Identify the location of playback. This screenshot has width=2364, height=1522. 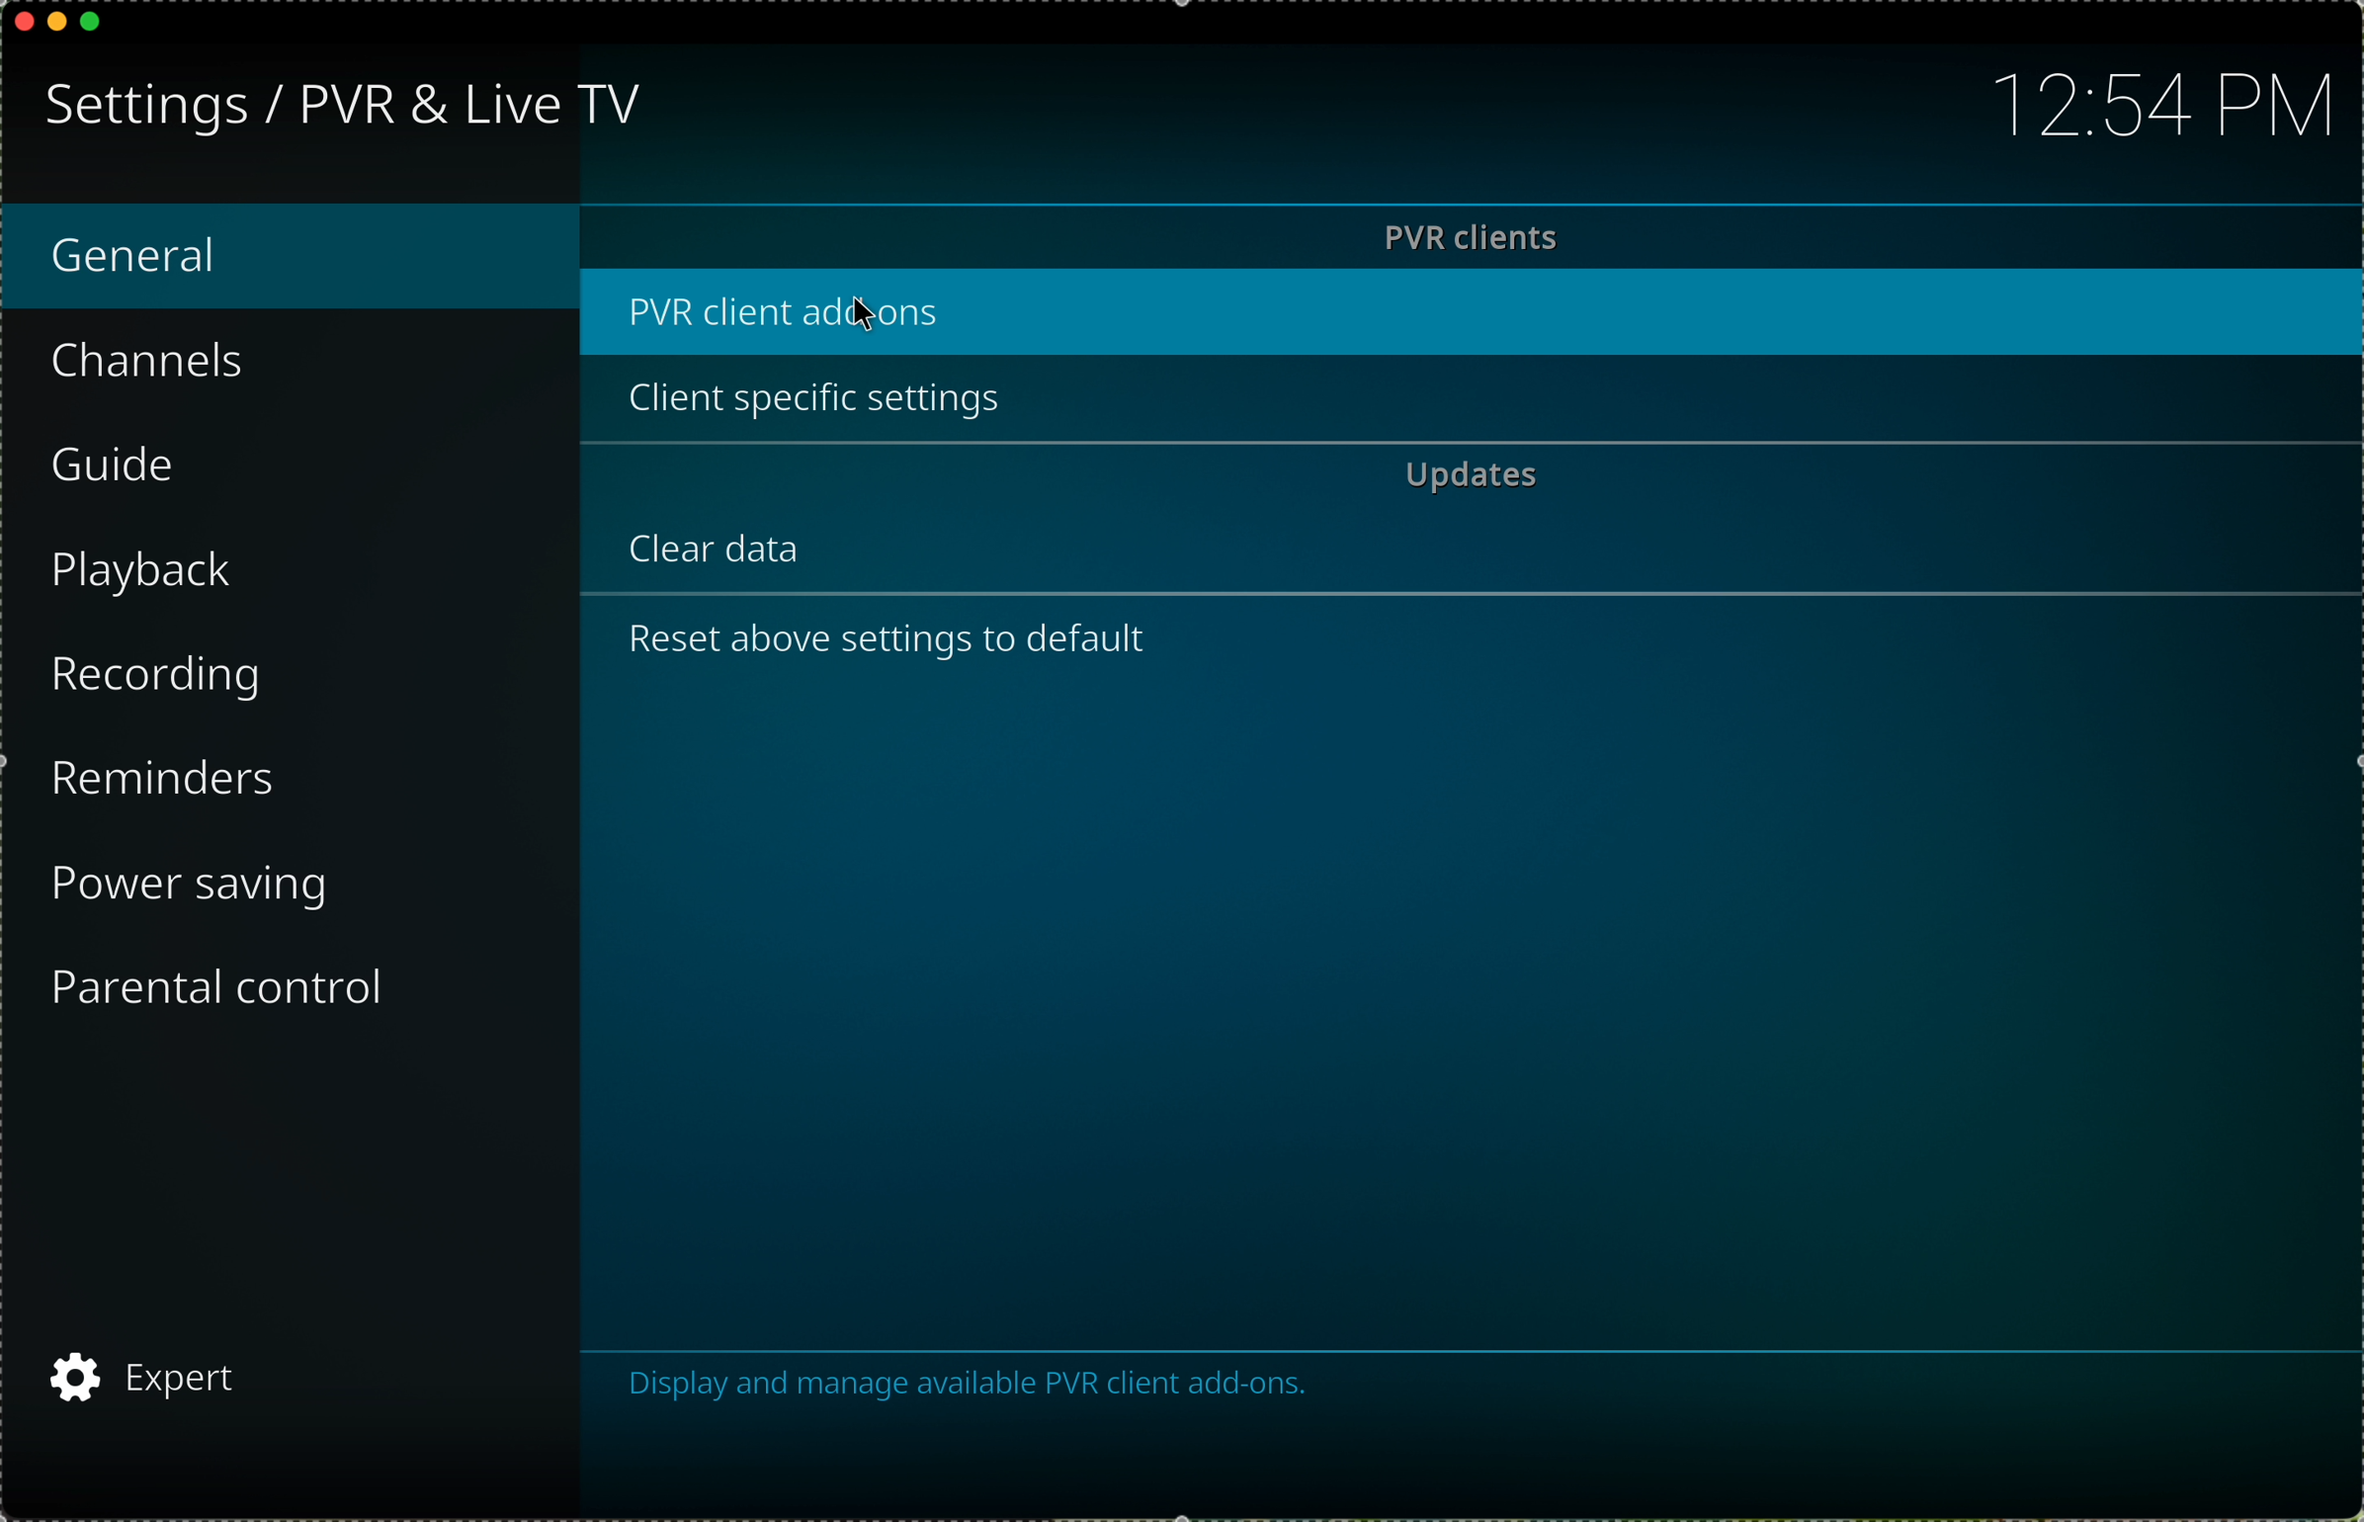
(143, 573).